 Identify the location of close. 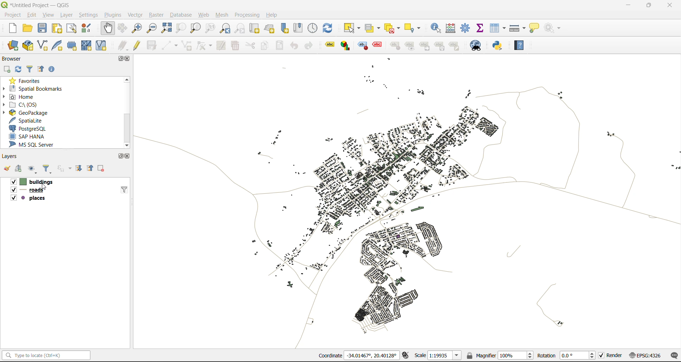
(128, 156).